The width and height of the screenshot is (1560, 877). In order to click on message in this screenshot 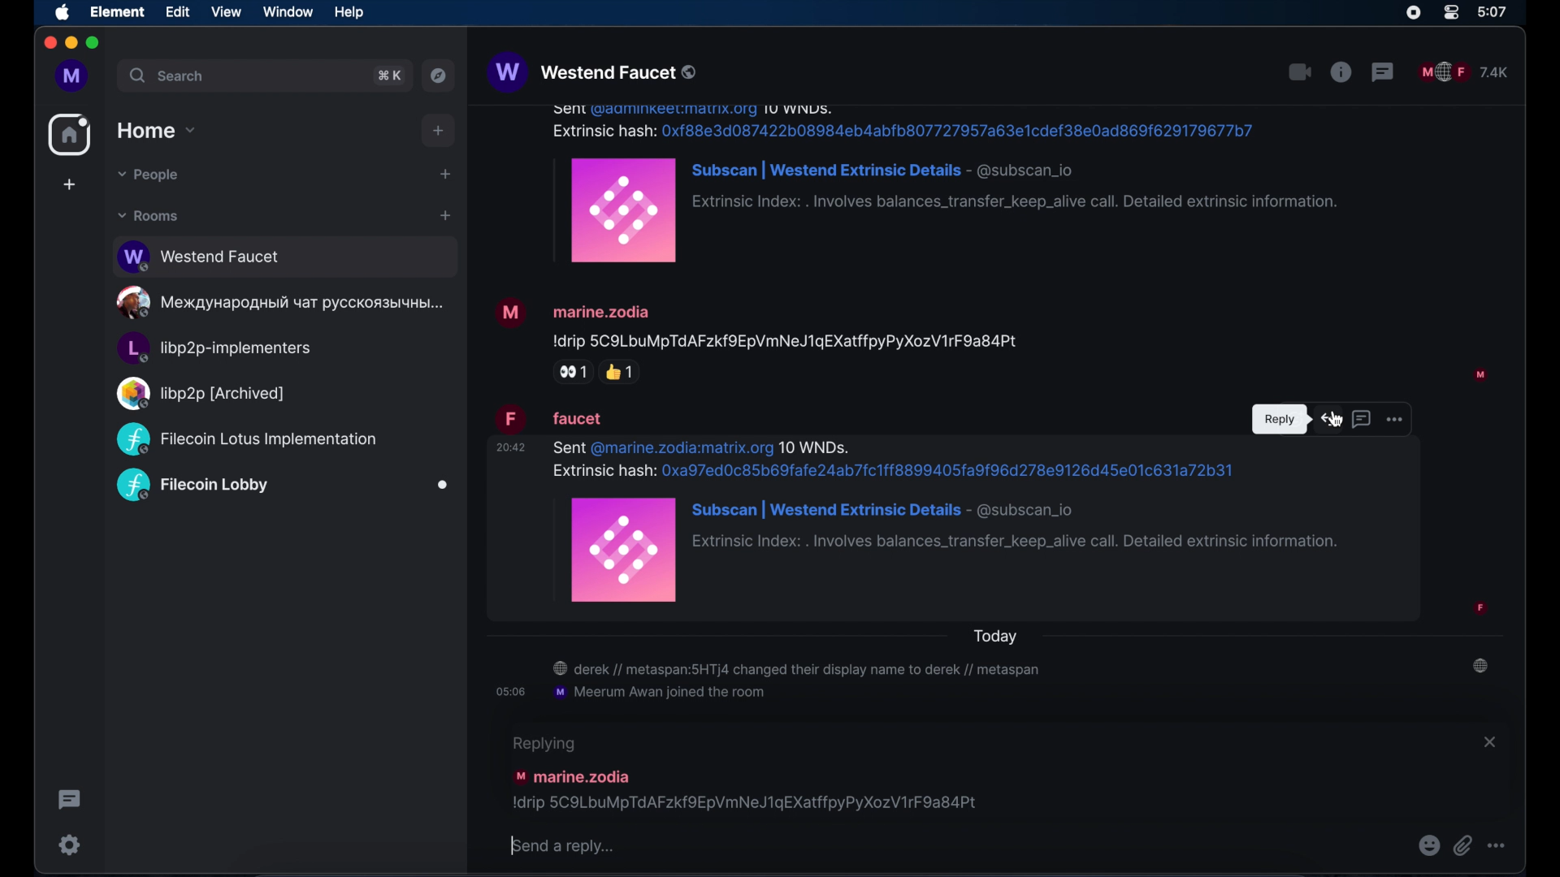, I will do `click(843, 188)`.